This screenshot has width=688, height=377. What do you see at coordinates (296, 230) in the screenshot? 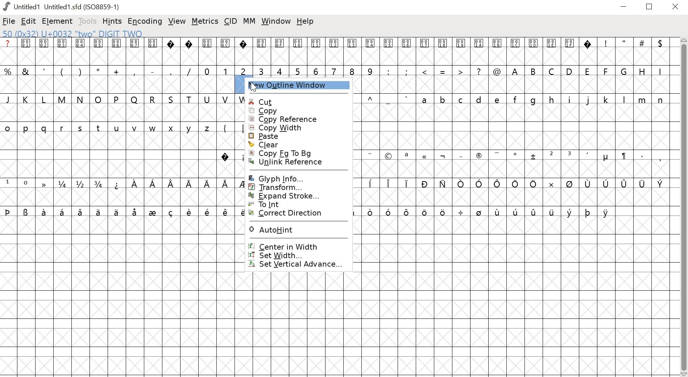
I see `AUTOHINT` at bounding box center [296, 230].